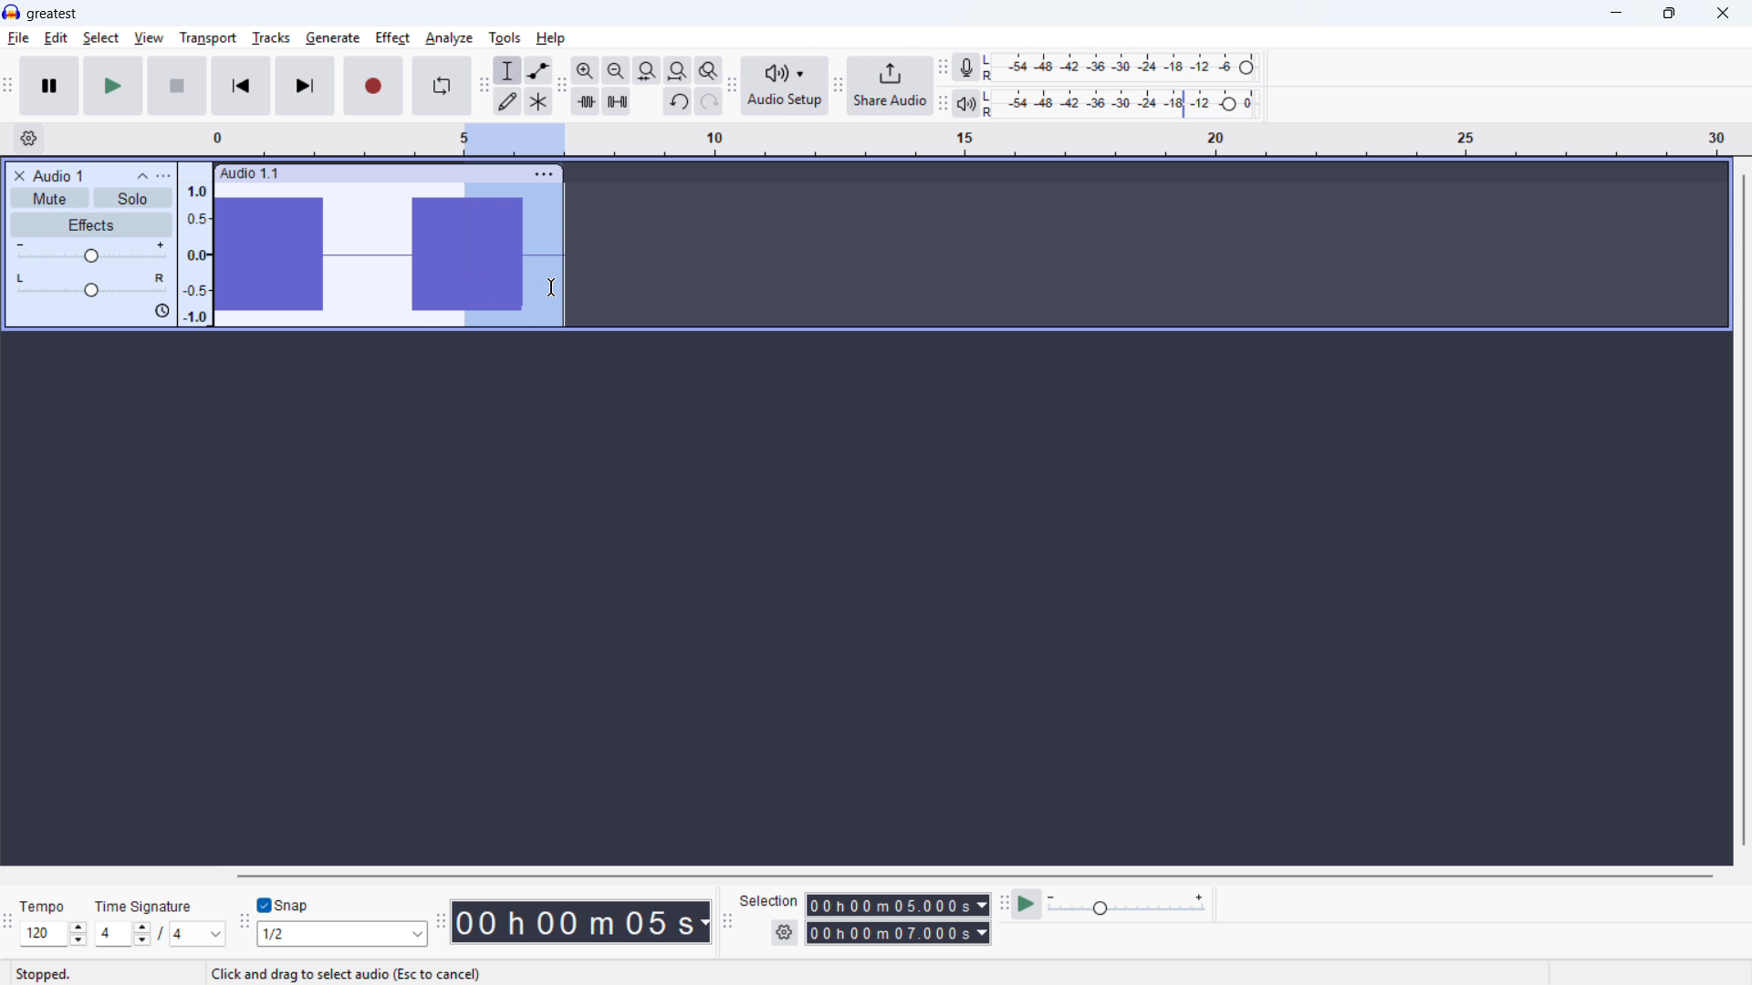 This screenshot has width=1752, height=985. What do you see at coordinates (162, 312) in the screenshot?
I see `sync-lock is on` at bounding box center [162, 312].